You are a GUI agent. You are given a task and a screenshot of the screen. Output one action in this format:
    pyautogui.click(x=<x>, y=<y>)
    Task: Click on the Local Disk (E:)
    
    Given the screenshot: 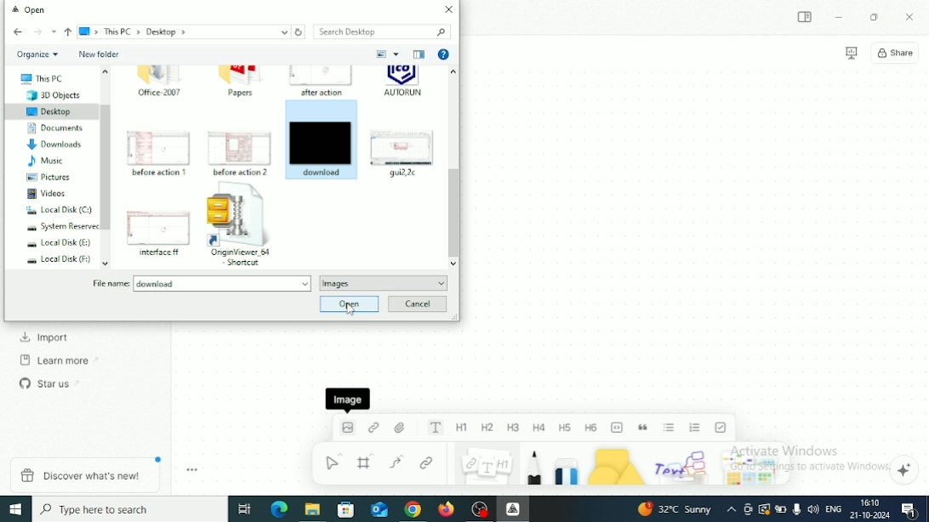 What is the action you would take?
    pyautogui.click(x=54, y=244)
    